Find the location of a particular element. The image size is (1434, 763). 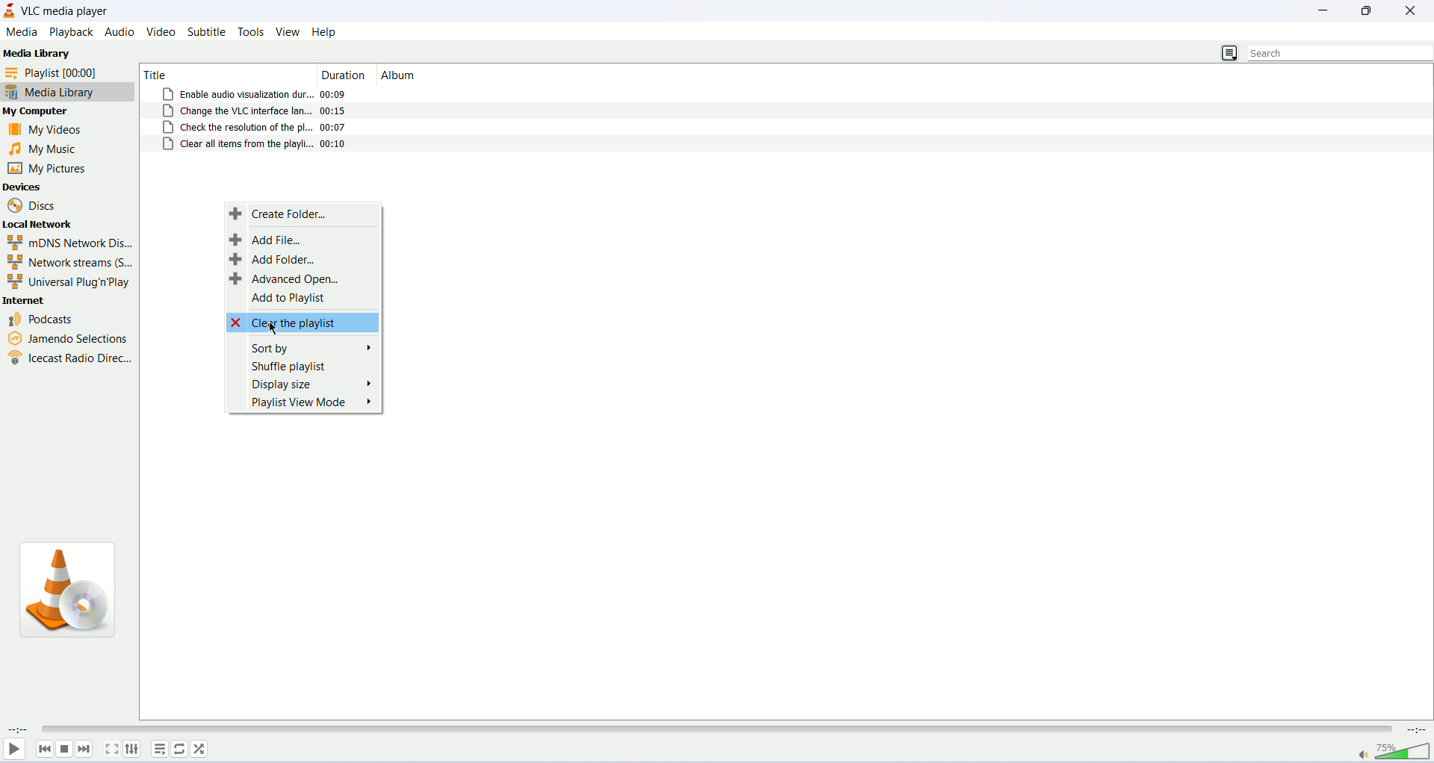

fullscreen is located at coordinates (113, 750).